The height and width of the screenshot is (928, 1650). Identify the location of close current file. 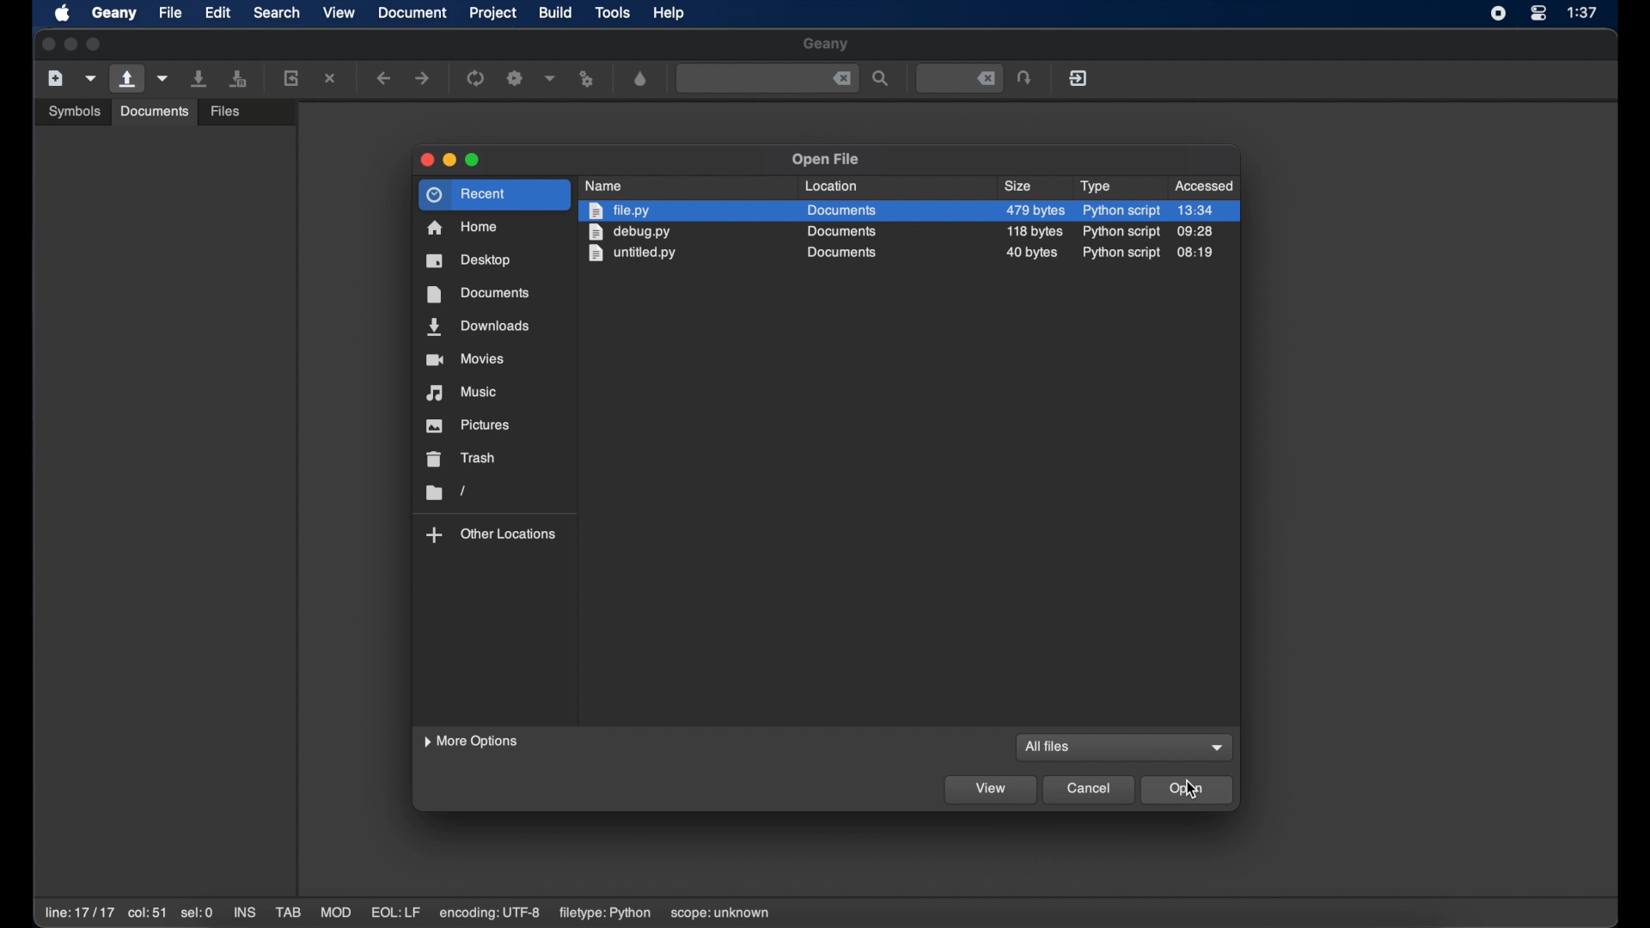
(332, 78).